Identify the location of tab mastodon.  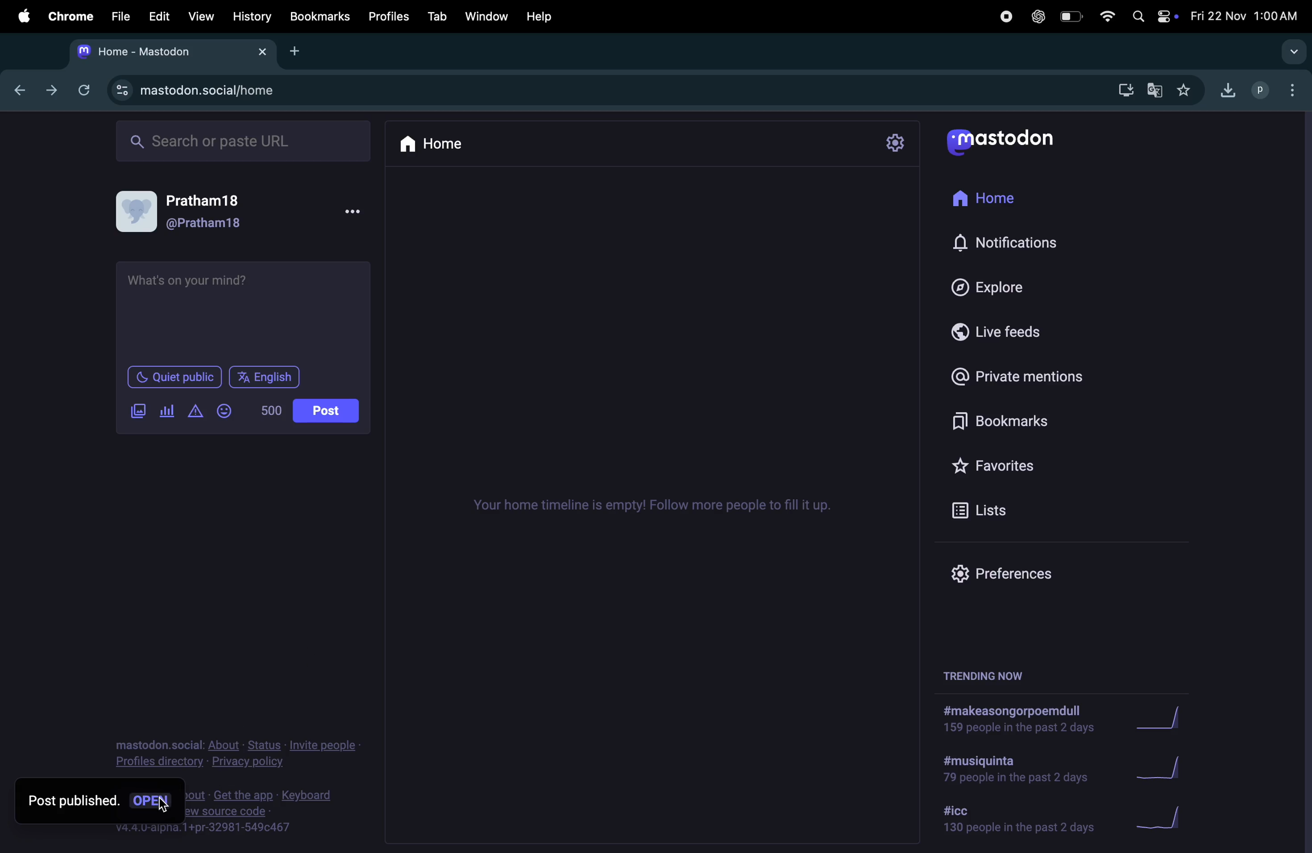
(159, 52).